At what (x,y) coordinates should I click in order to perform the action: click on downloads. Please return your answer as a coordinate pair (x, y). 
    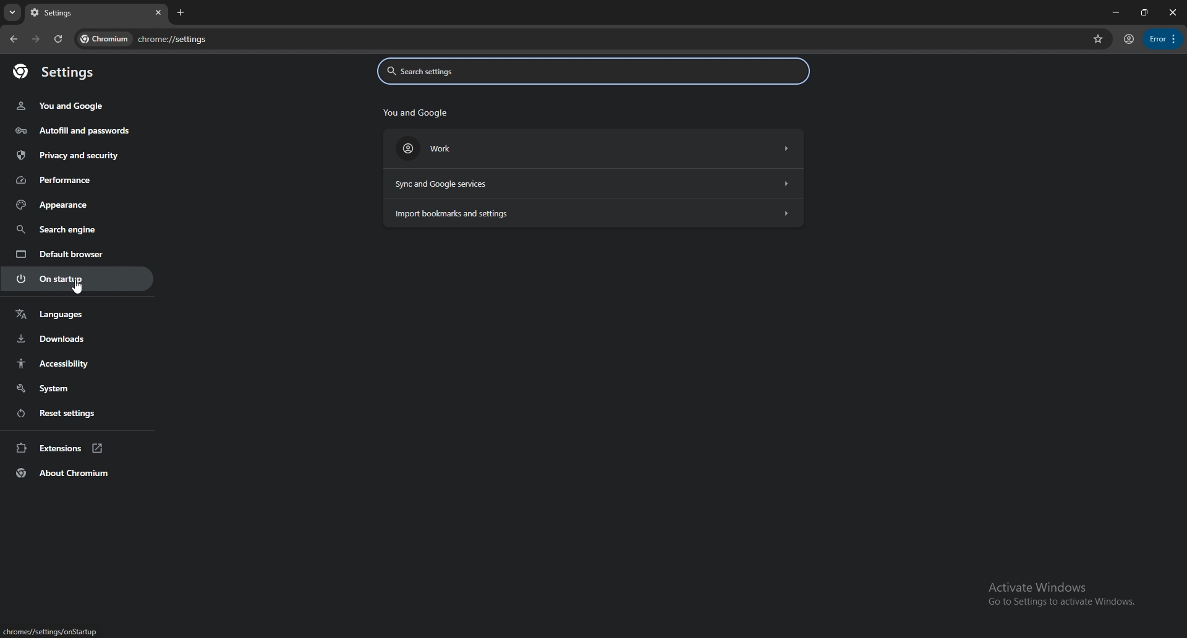
    Looking at the image, I should click on (76, 339).